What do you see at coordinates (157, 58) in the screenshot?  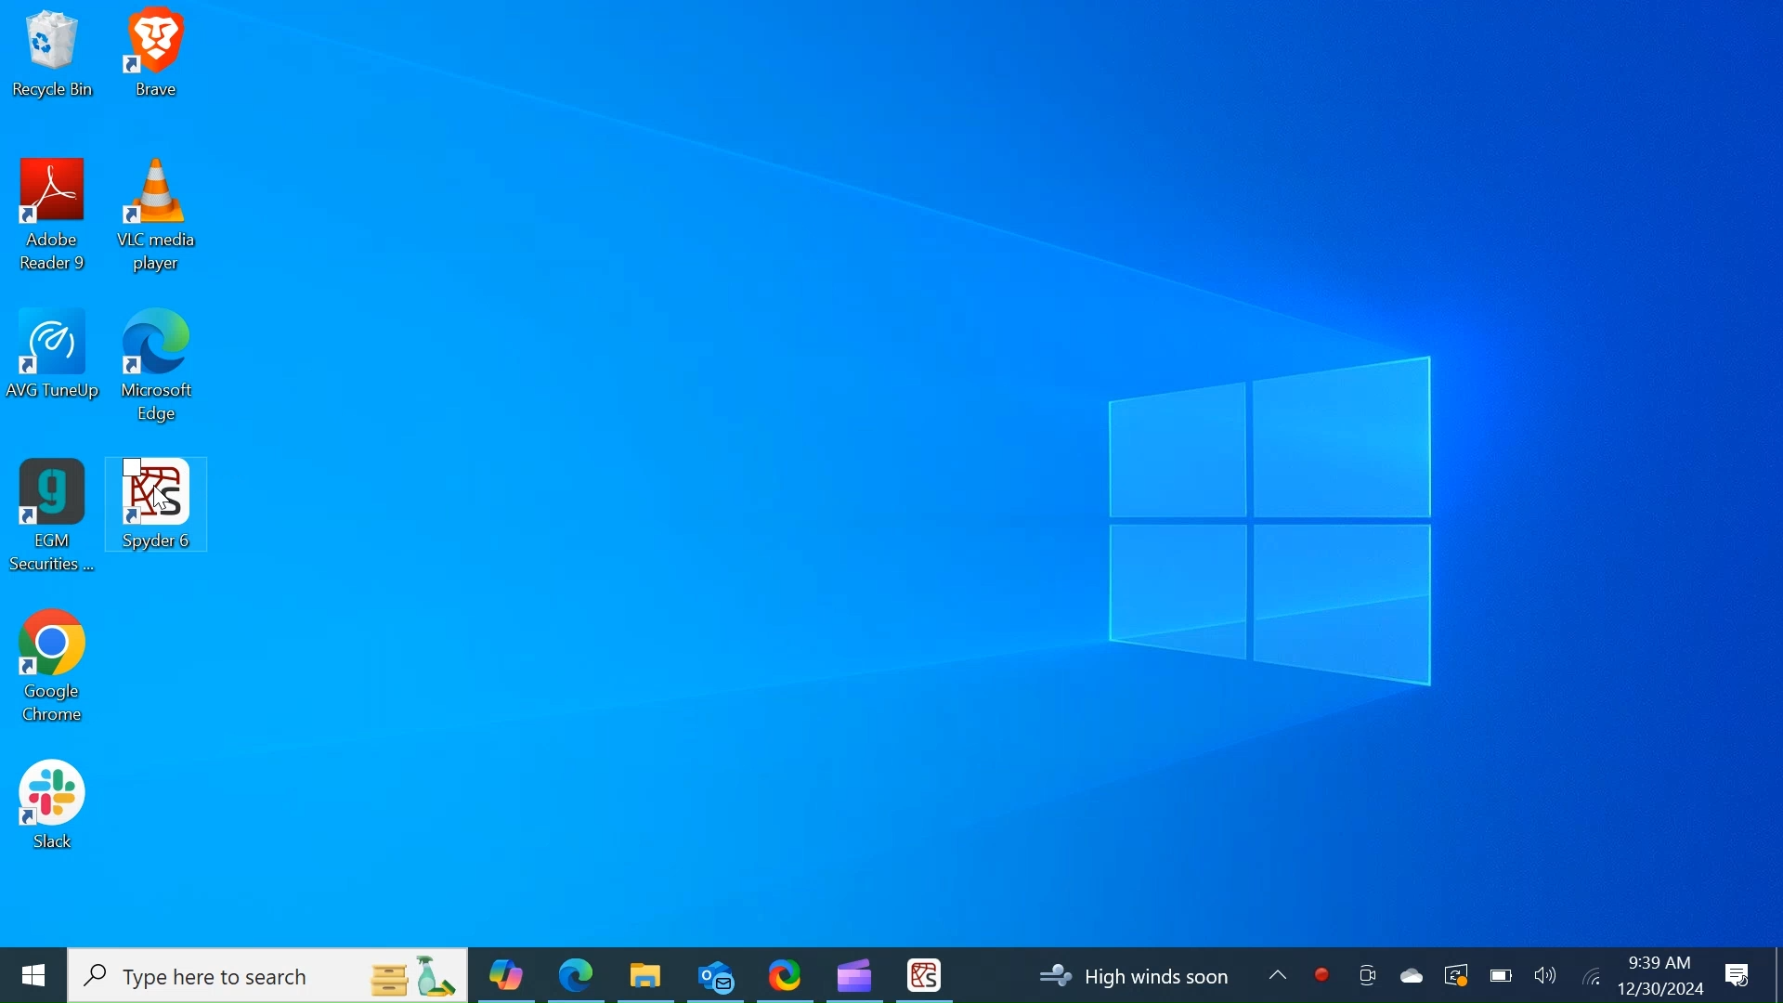 I see `Brave Desktop Icon` at bounding box center [157, 58].